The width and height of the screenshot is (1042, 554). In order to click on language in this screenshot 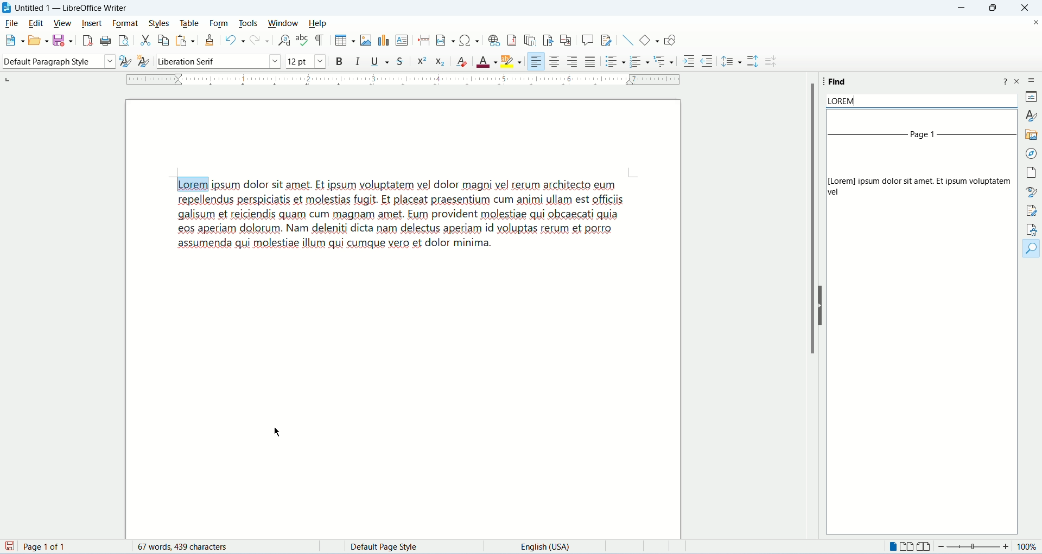, I will do `click(547, 547)`.